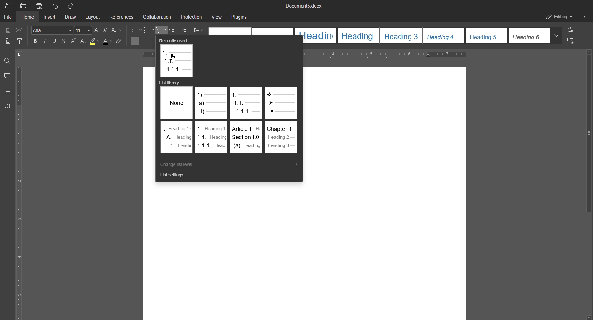 The image size is (593, 320). I want to click on Bullets, so click(137, 30).